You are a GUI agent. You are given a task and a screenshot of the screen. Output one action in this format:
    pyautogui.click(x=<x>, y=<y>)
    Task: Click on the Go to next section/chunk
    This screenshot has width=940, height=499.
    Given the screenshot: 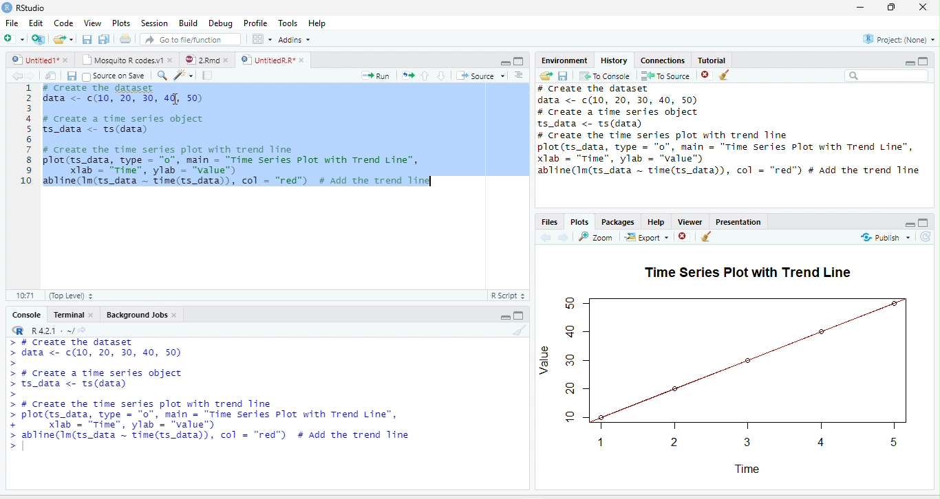 What is the action you would take?
    pyautogui.click(x=441, y=76)
    